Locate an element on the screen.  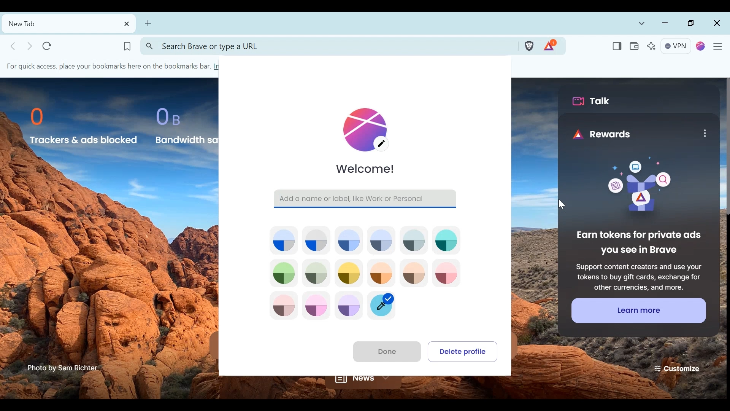
Theme is located at coordinates (349, 240).